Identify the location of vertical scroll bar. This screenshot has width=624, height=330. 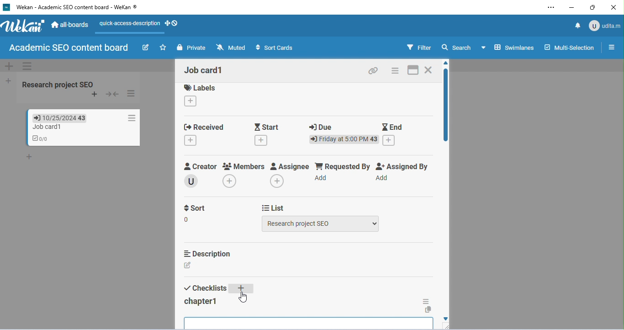
(444, 109).